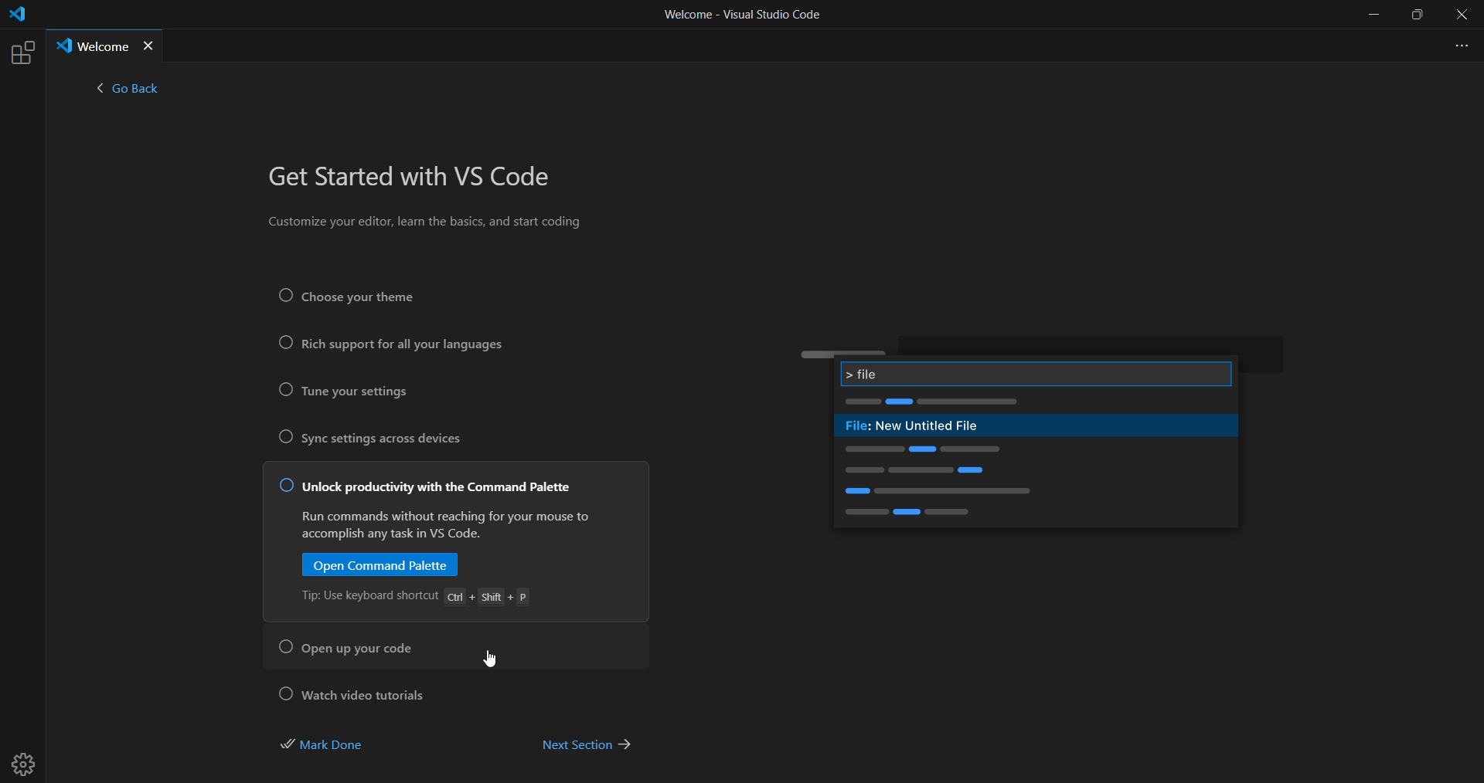 This screenshot has height=783, width=1484. Describe the element at coordinates (1033, 486) in the screenshot. I see `sample` at that location.